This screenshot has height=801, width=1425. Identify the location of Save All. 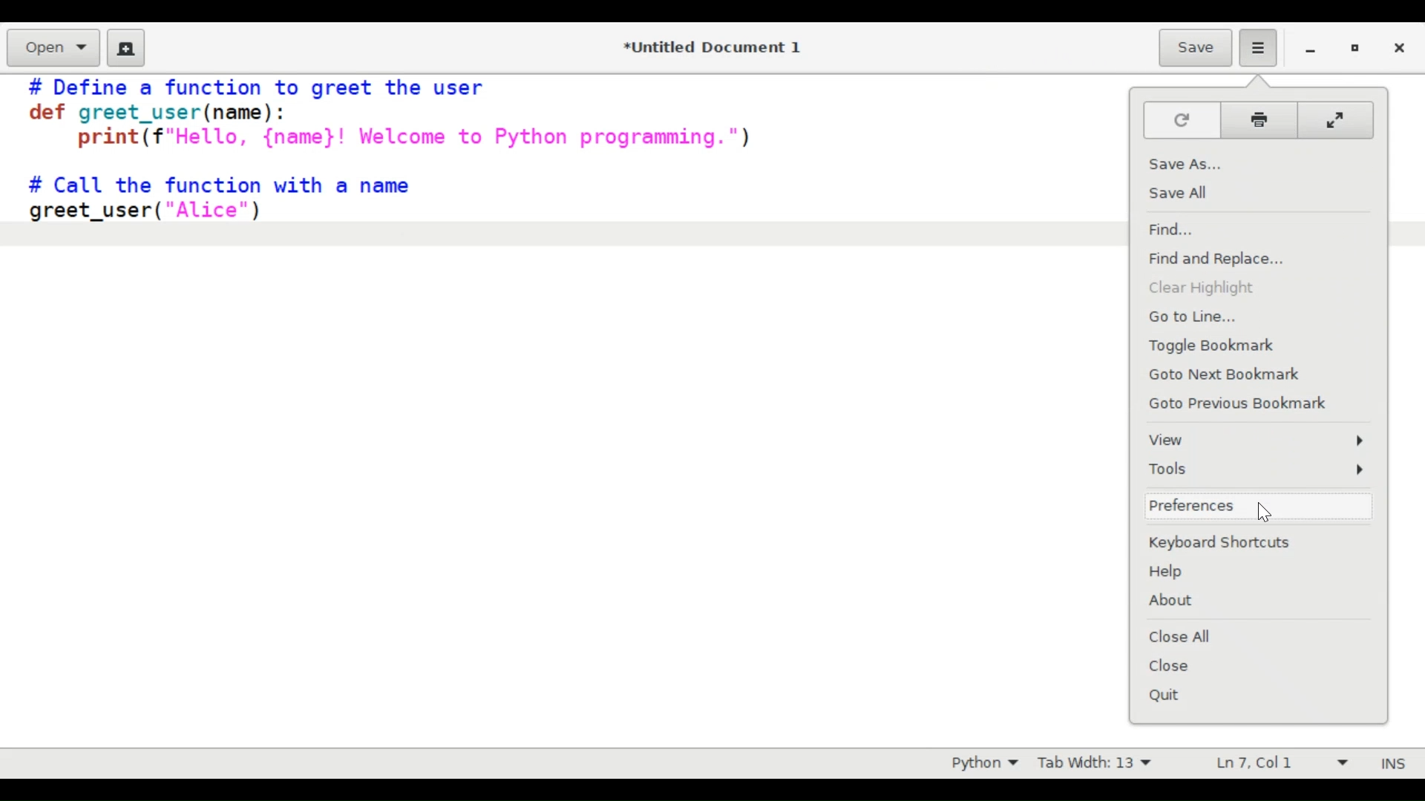
(1236, 194).